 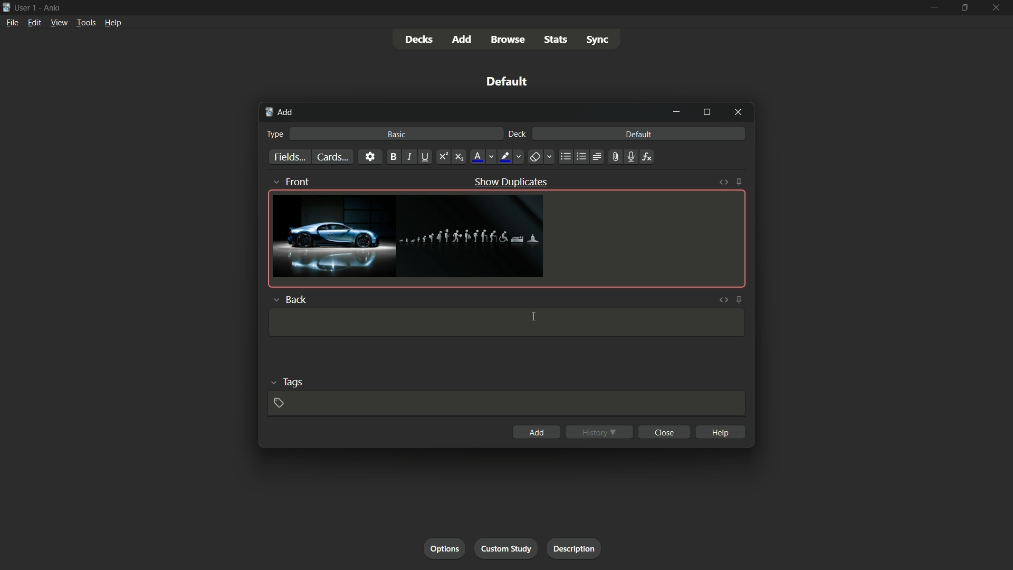 I want to click on close, so click(x=664, y=432).